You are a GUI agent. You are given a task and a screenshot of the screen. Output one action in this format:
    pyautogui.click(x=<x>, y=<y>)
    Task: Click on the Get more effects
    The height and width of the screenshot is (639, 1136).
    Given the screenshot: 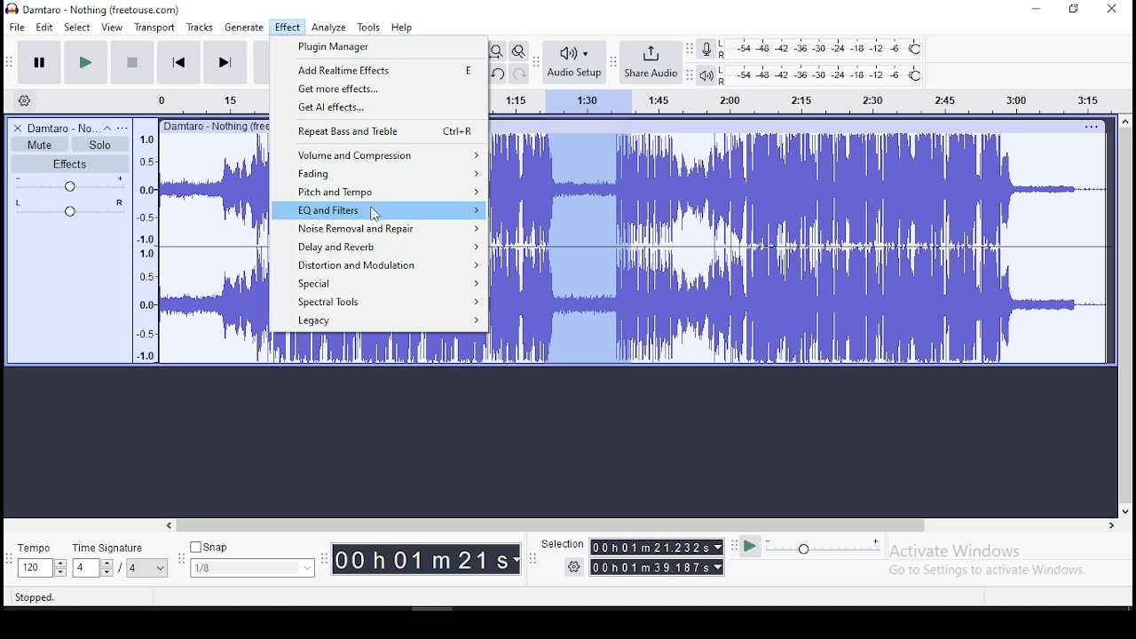 What is the action you would take?
    pyautogui.click(x=379, y=89)
    